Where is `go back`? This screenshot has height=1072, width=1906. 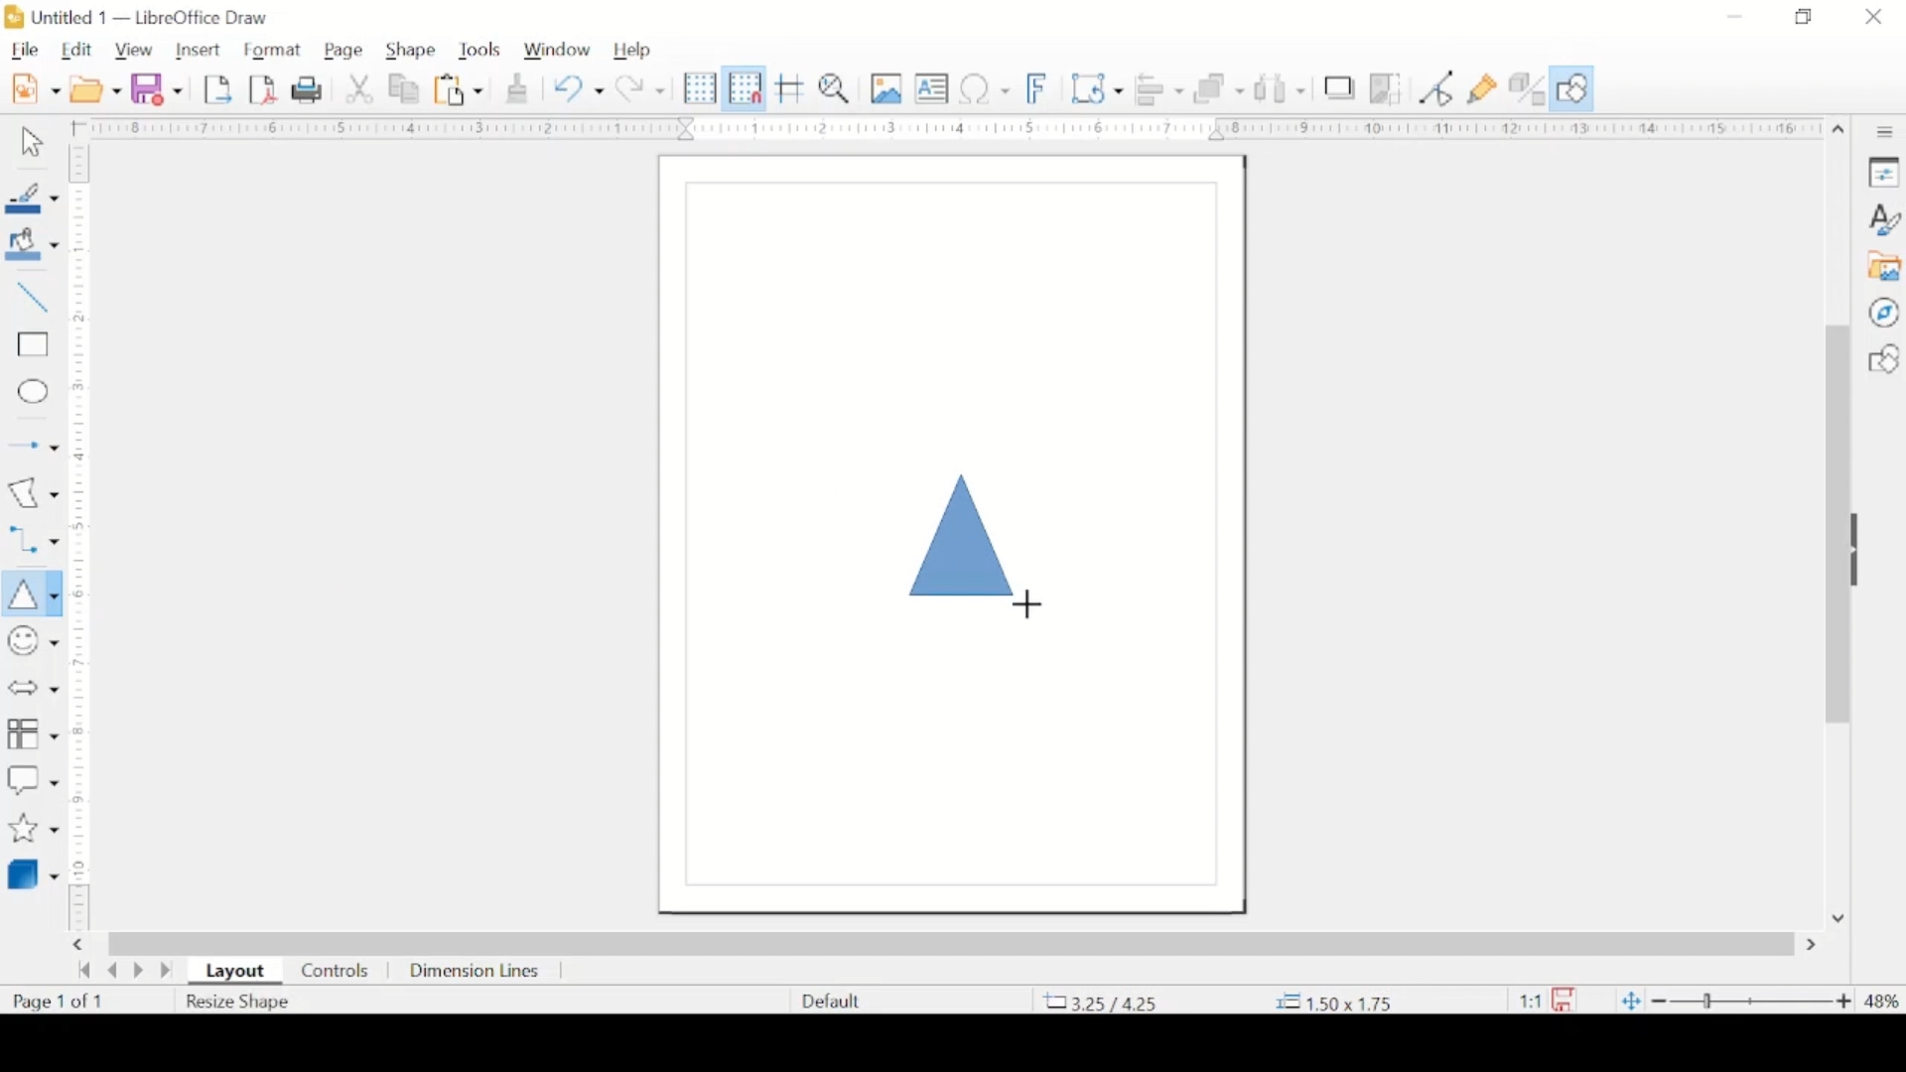 go back is located at coordinates (84, 970).